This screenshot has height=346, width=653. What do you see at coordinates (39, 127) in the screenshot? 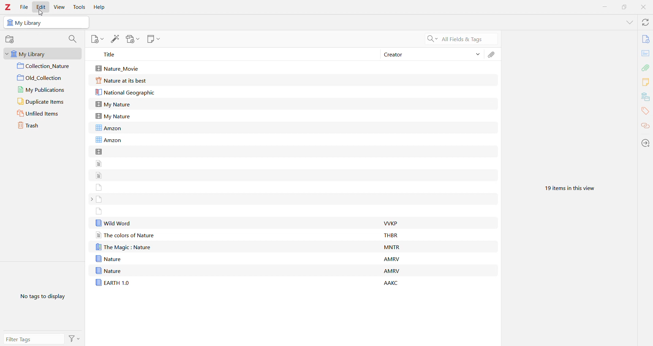
I see `Trash` at bounding box center [39, 127].